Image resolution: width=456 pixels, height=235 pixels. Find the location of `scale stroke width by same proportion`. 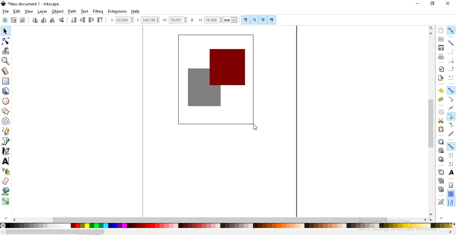

scale stroke width by same proportion is located at coordinates (245, 20).